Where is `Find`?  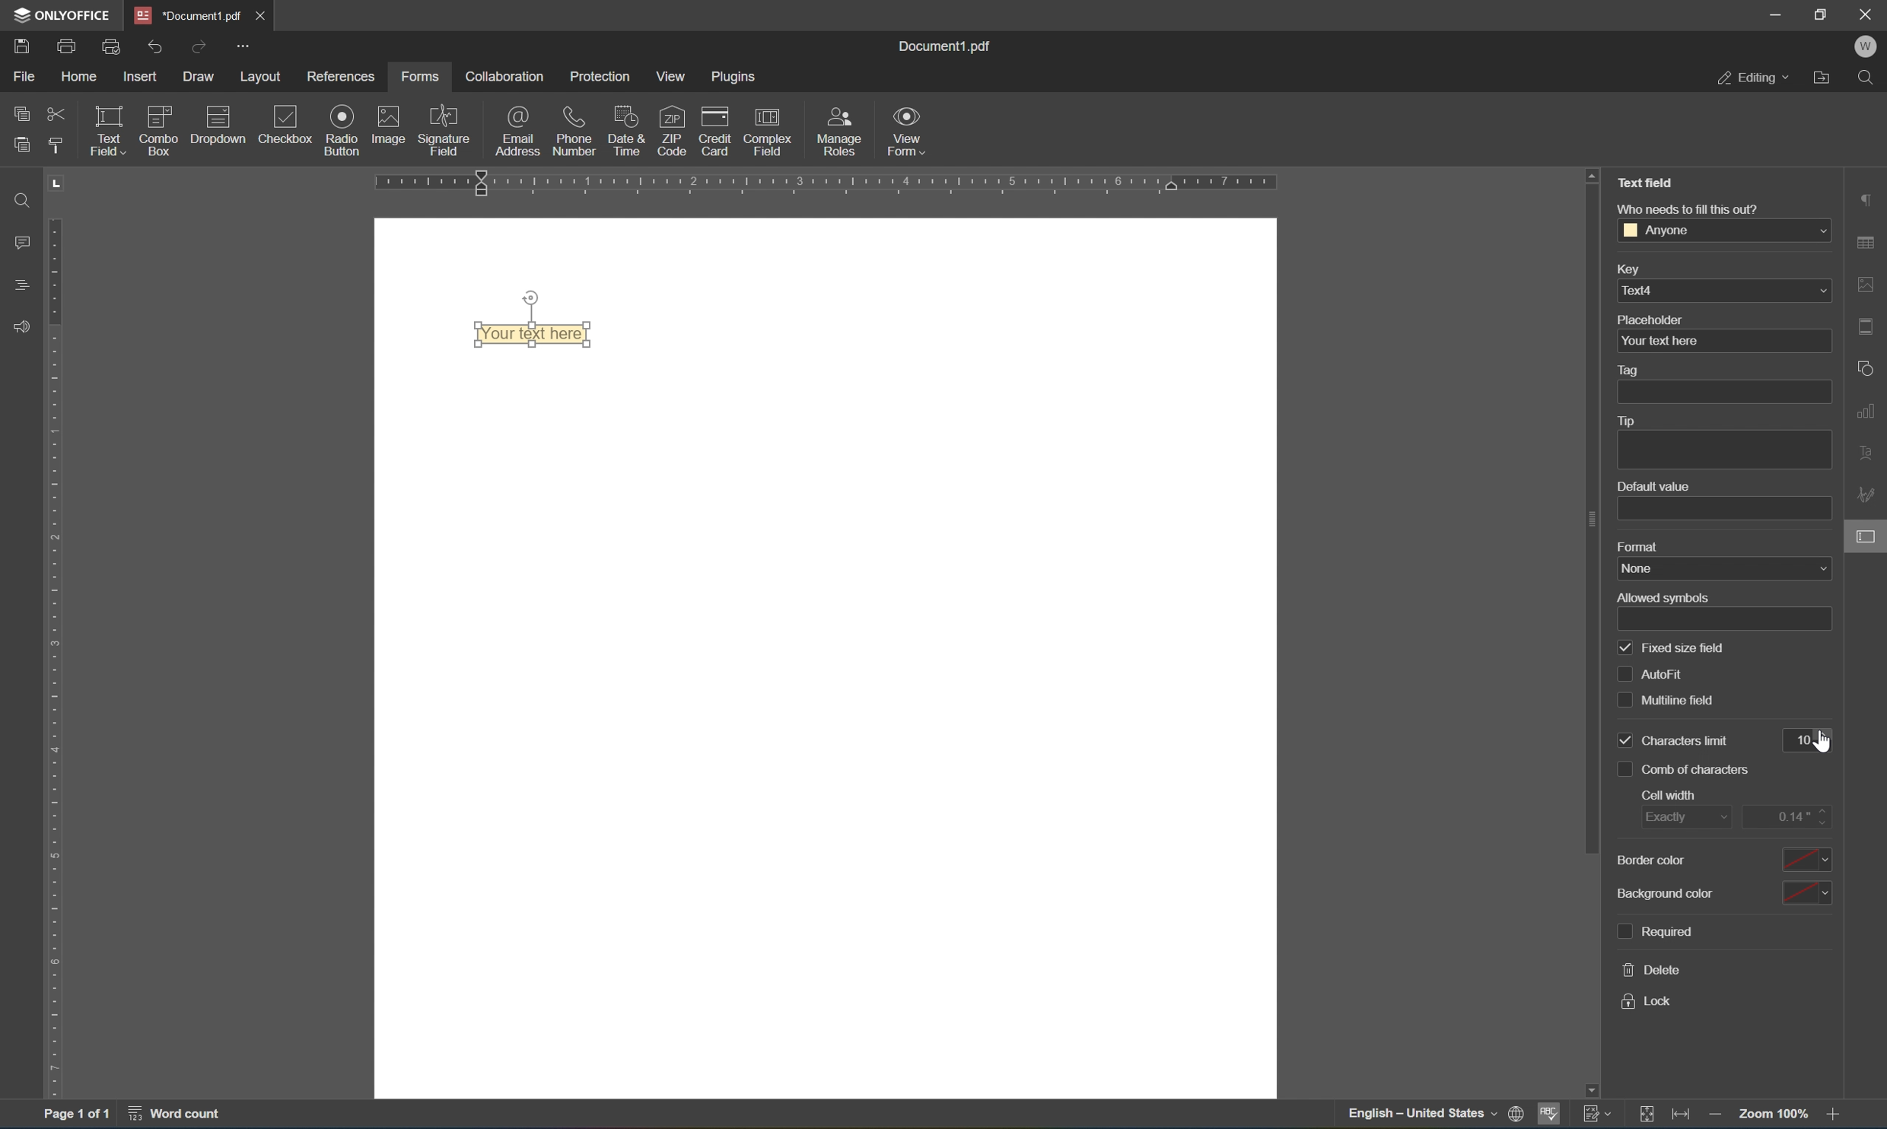
Find is located at coordinates (1868, 81).